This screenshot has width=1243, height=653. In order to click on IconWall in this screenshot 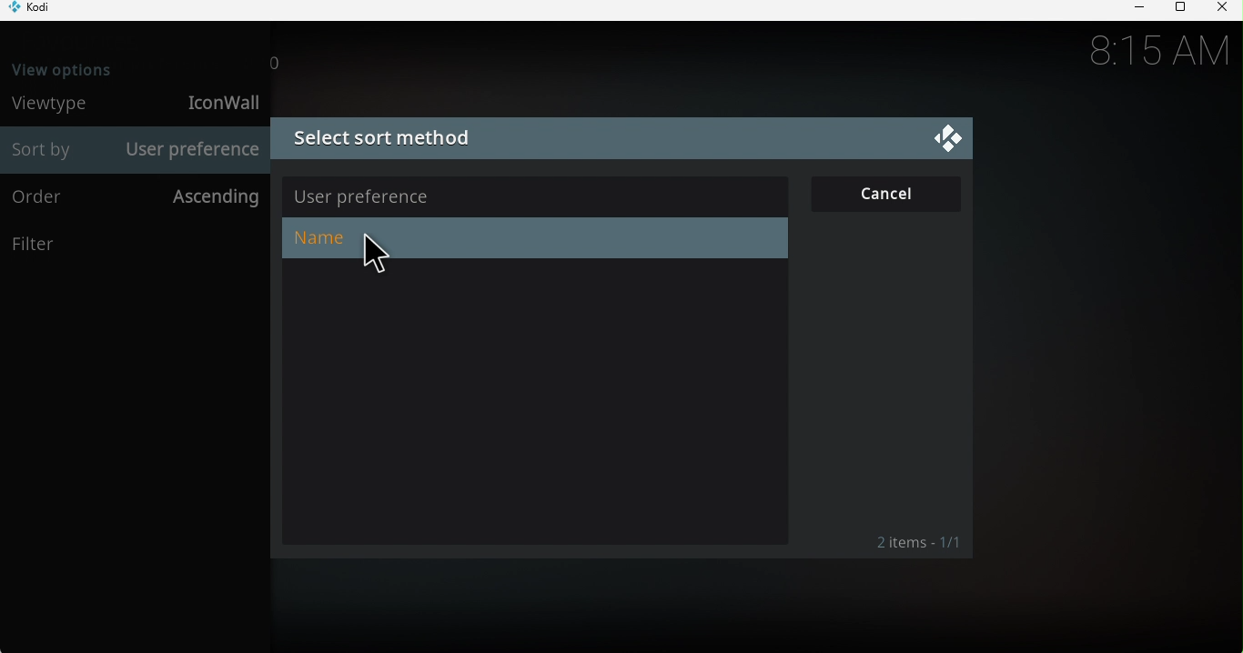, I will do `click(219, 102)`.